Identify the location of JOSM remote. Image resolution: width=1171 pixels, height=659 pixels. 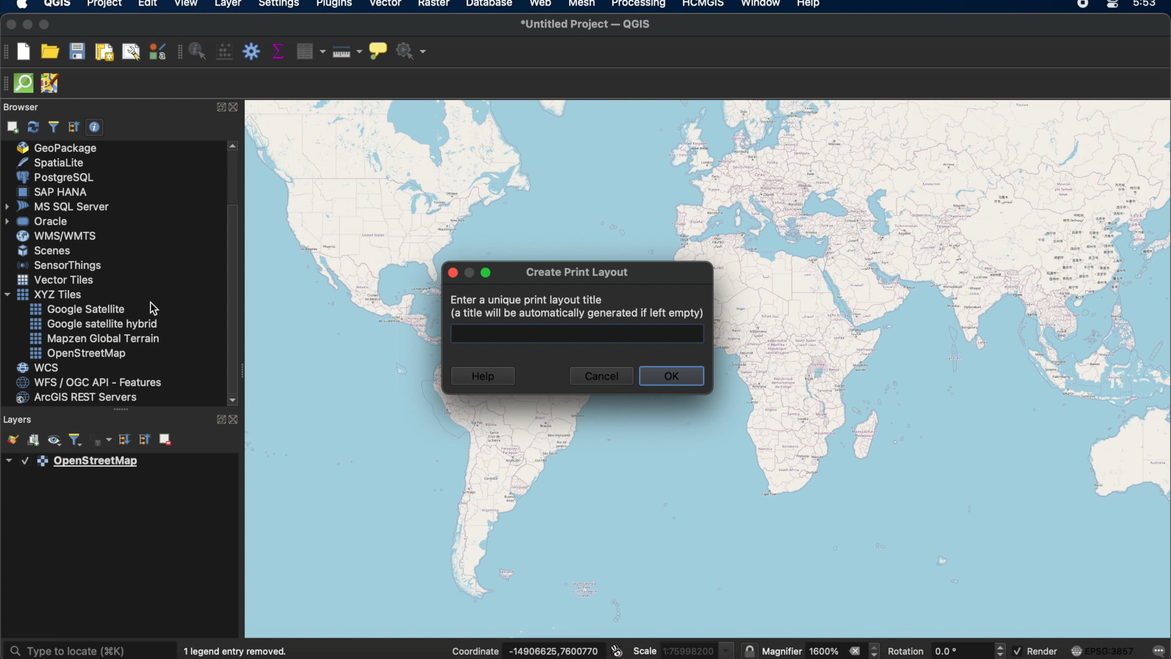
(52, 83).